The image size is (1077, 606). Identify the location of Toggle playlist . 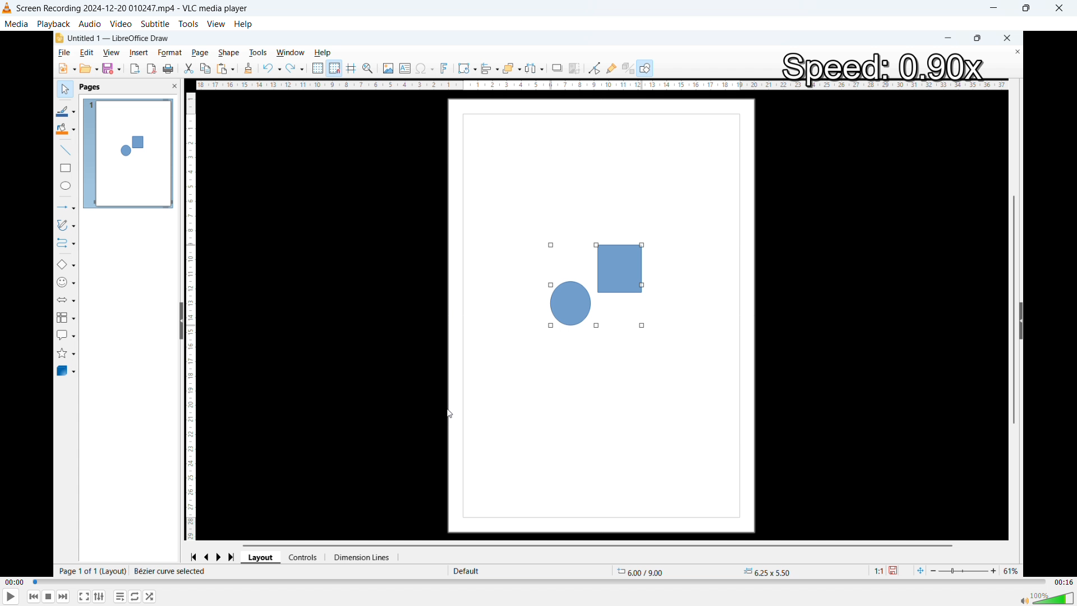
(120, 596).